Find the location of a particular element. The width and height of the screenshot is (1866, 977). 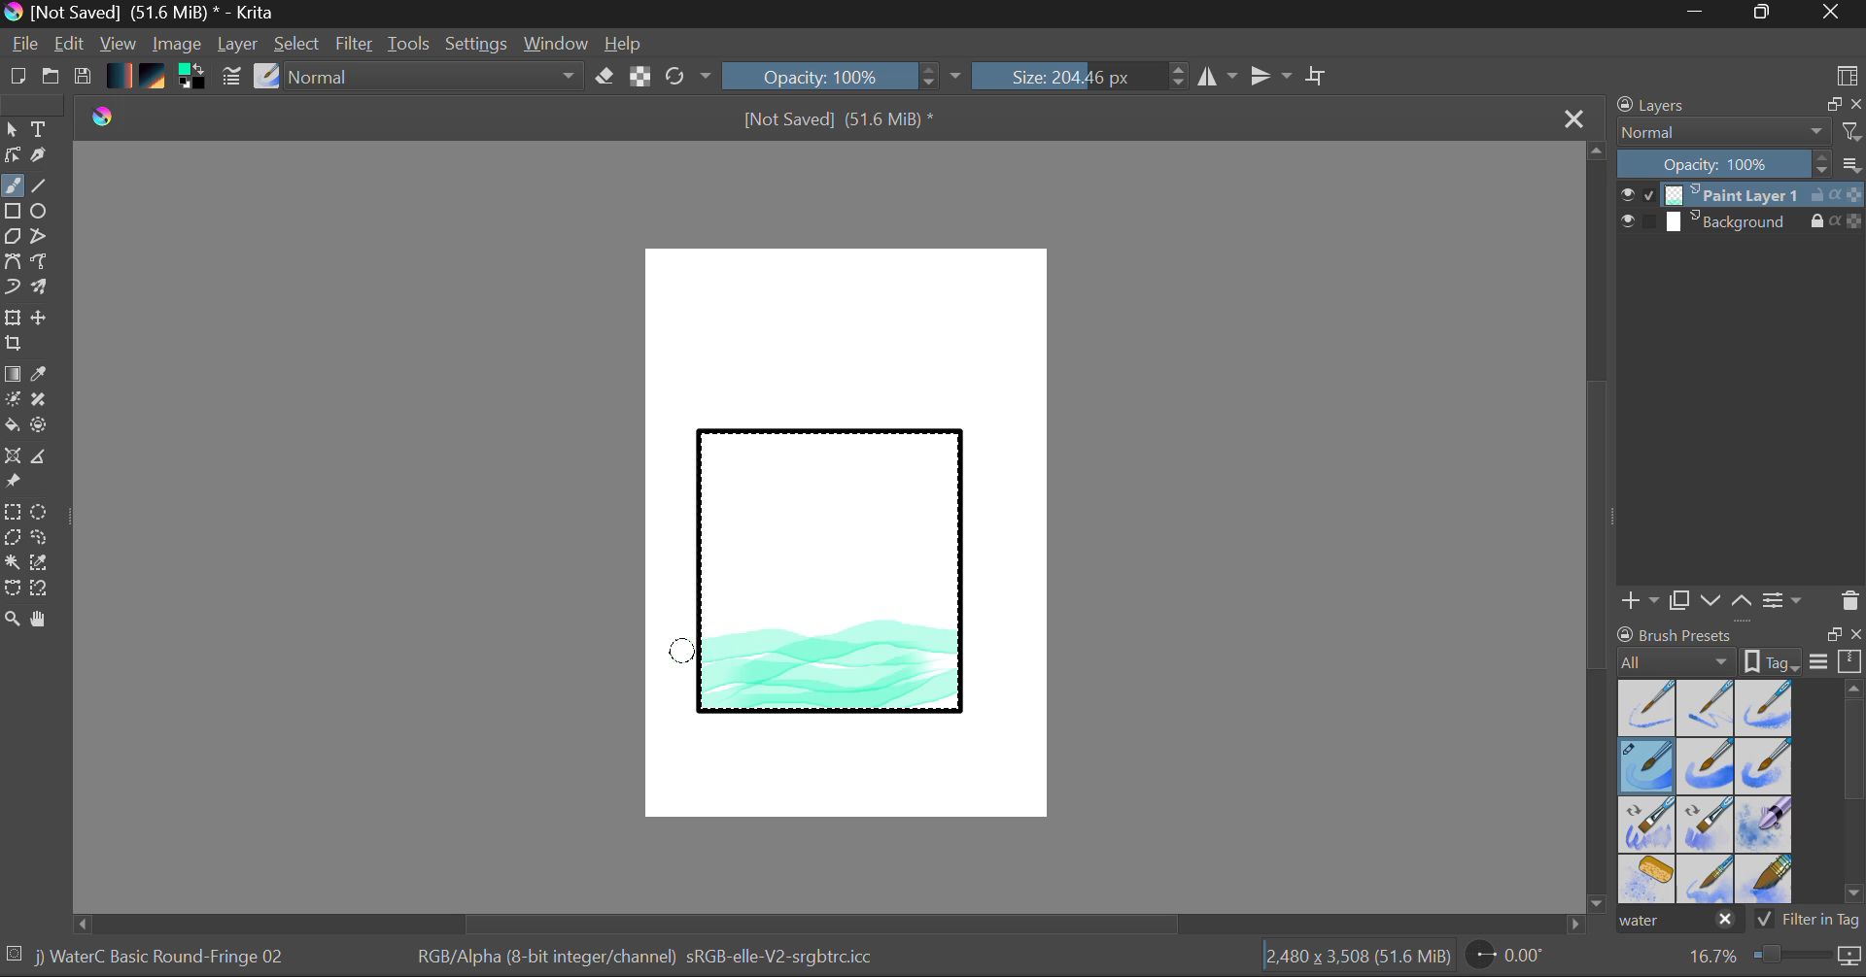

Smart Assistant is located at coordinates (12, 458).